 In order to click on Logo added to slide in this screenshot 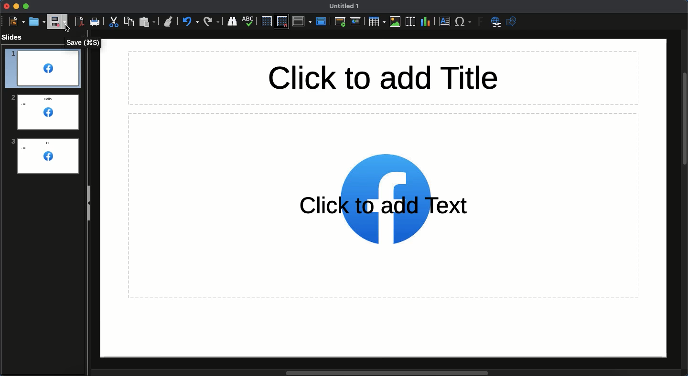, I will do `click(385, 234)`.